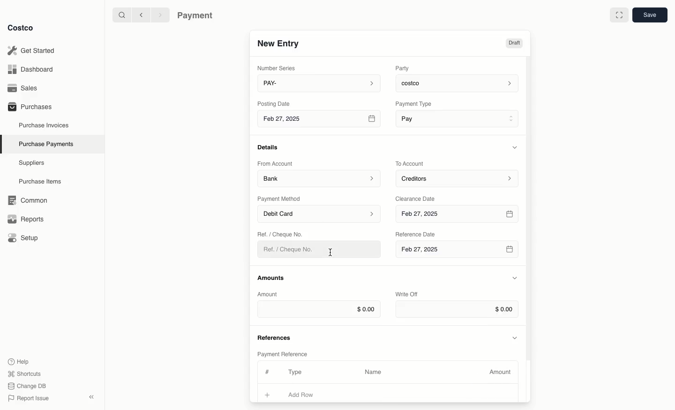  I want to click on Setup, so click(26, 239).